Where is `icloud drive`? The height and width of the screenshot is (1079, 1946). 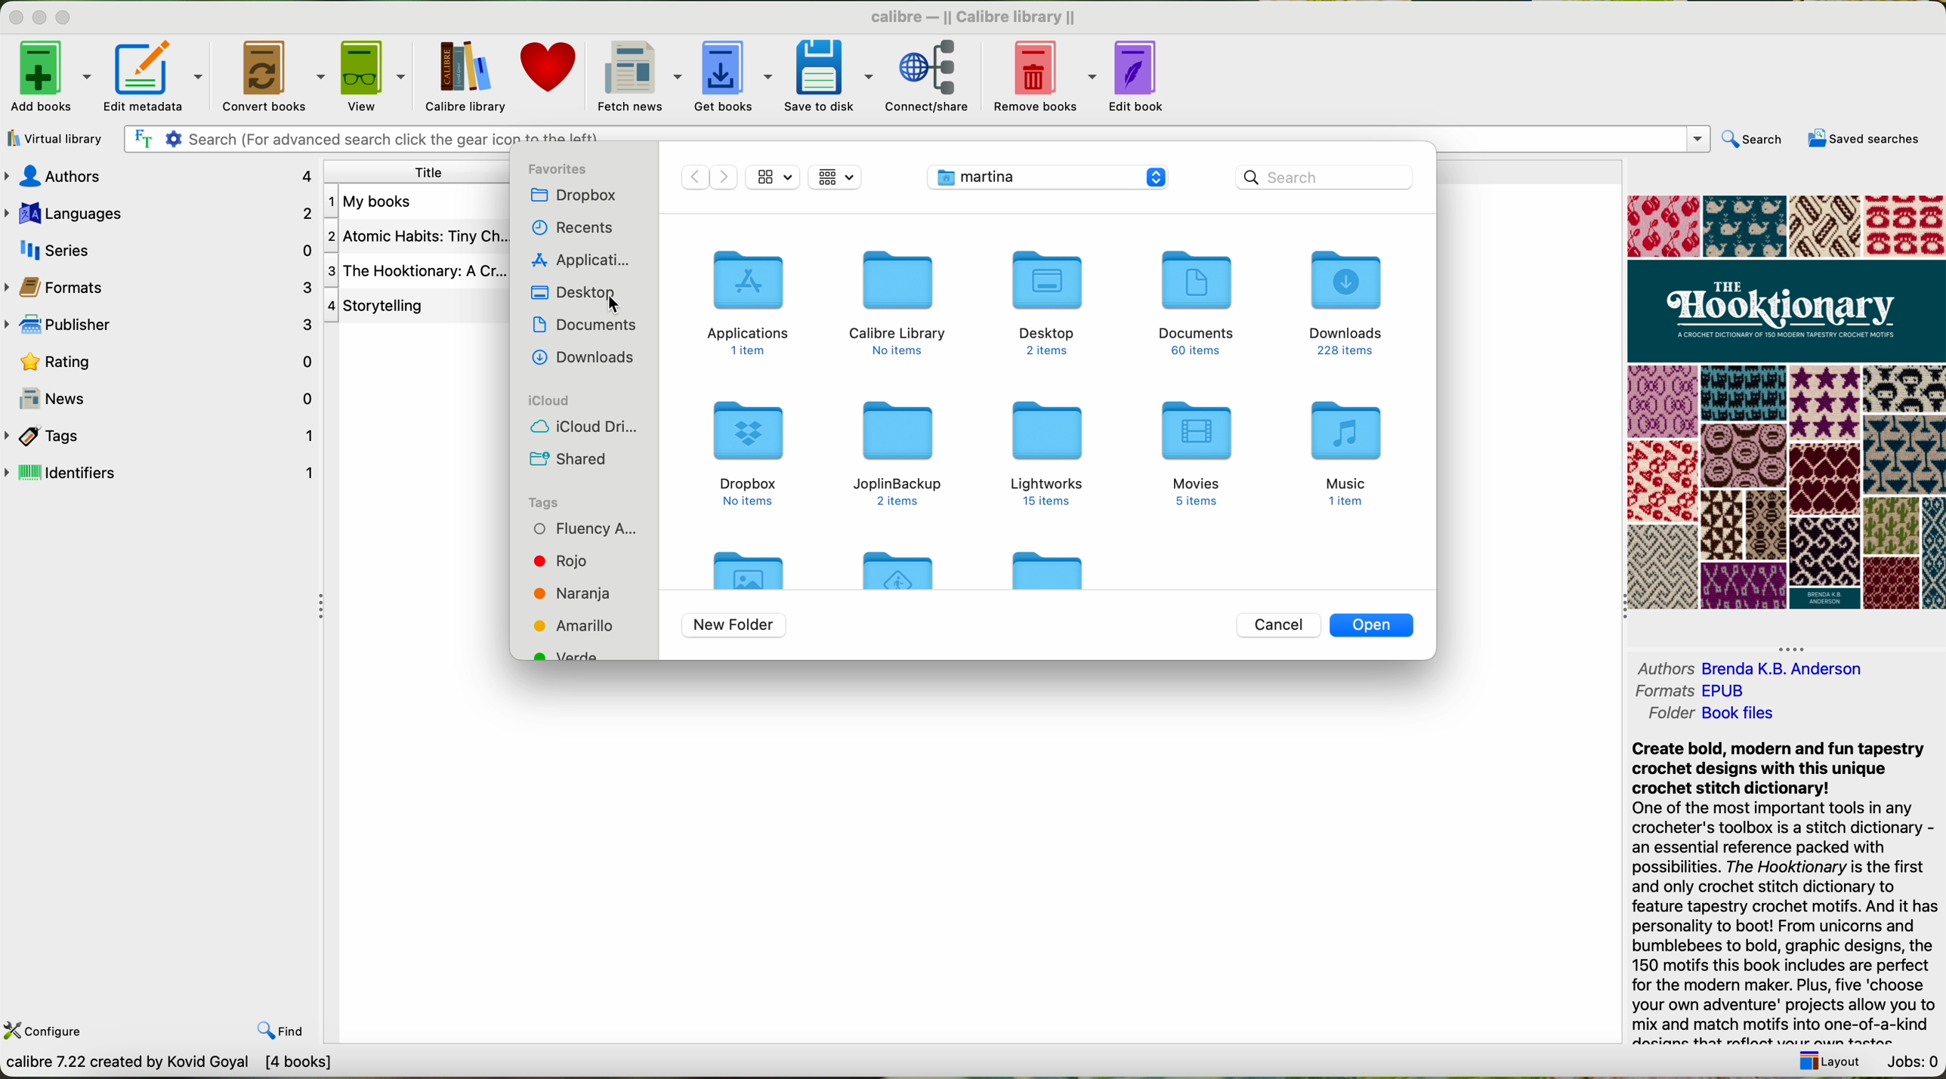
icloud drive is located at coordinates (590, 431).